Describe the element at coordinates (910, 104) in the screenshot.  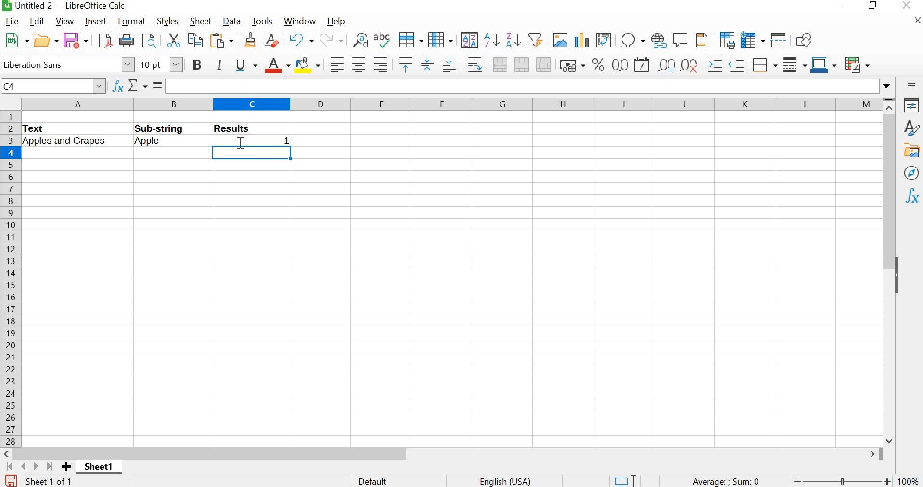
I see `properties` at that location.